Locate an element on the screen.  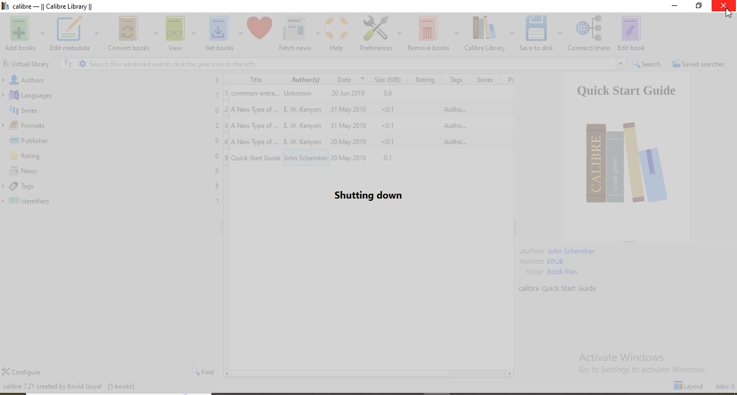
Shutting Down is located at coordinates (369, 195).